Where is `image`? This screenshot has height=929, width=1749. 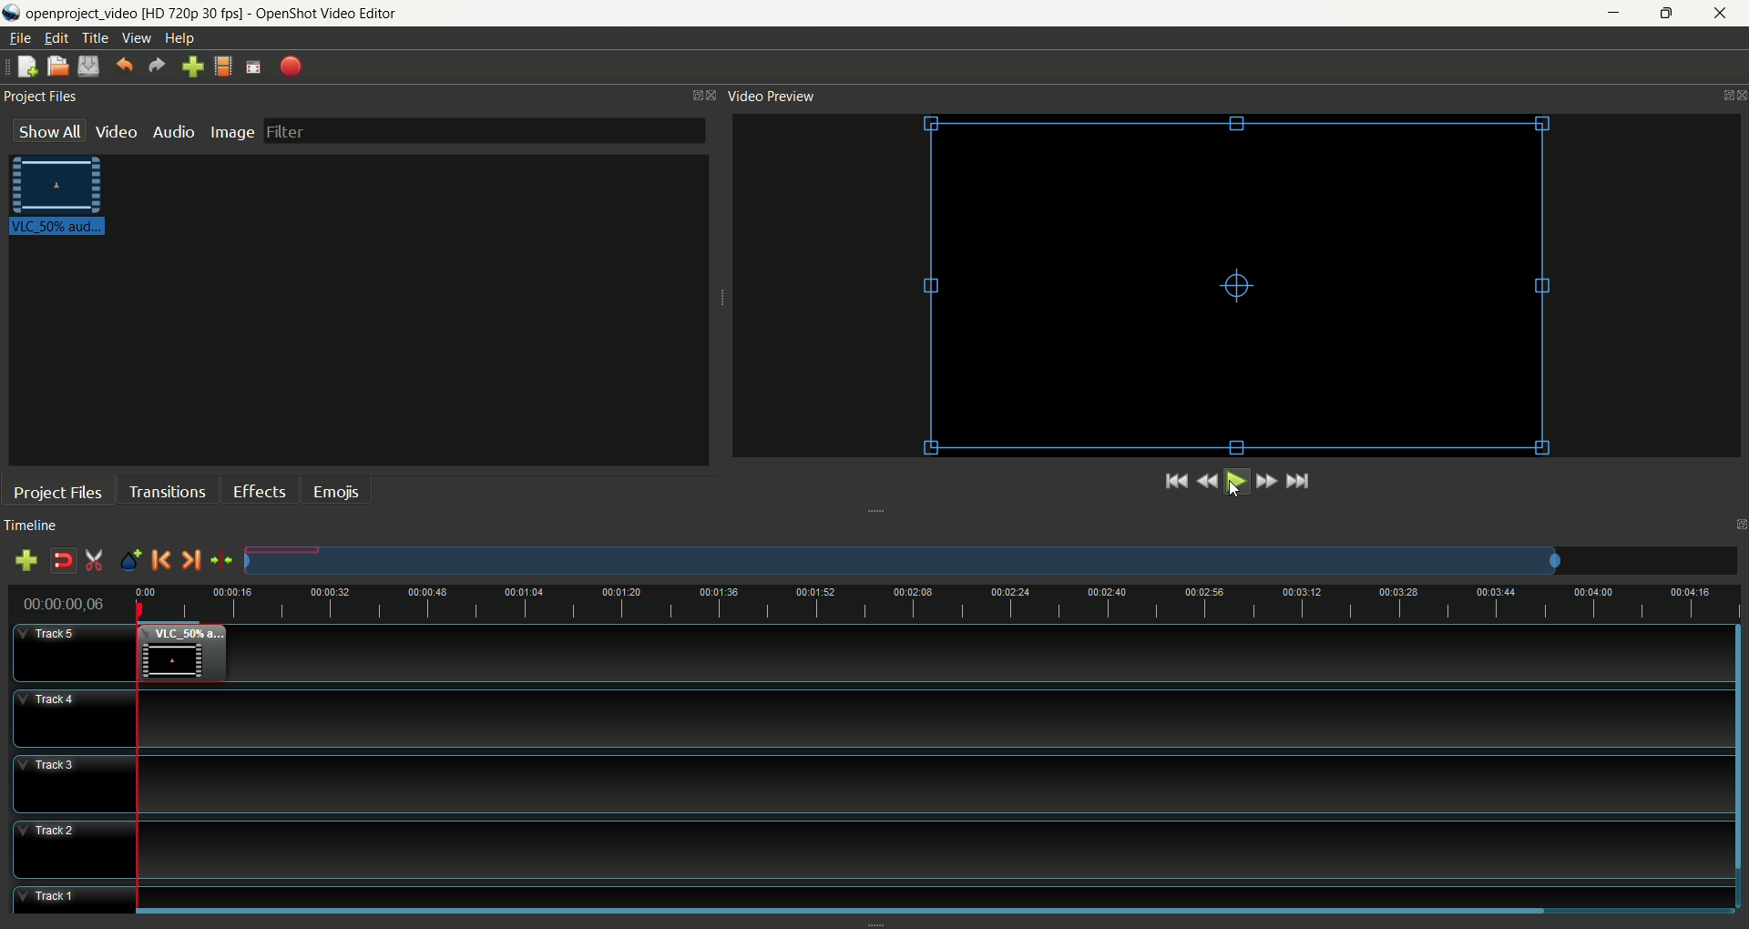
image is located at coordinates (232, 129).